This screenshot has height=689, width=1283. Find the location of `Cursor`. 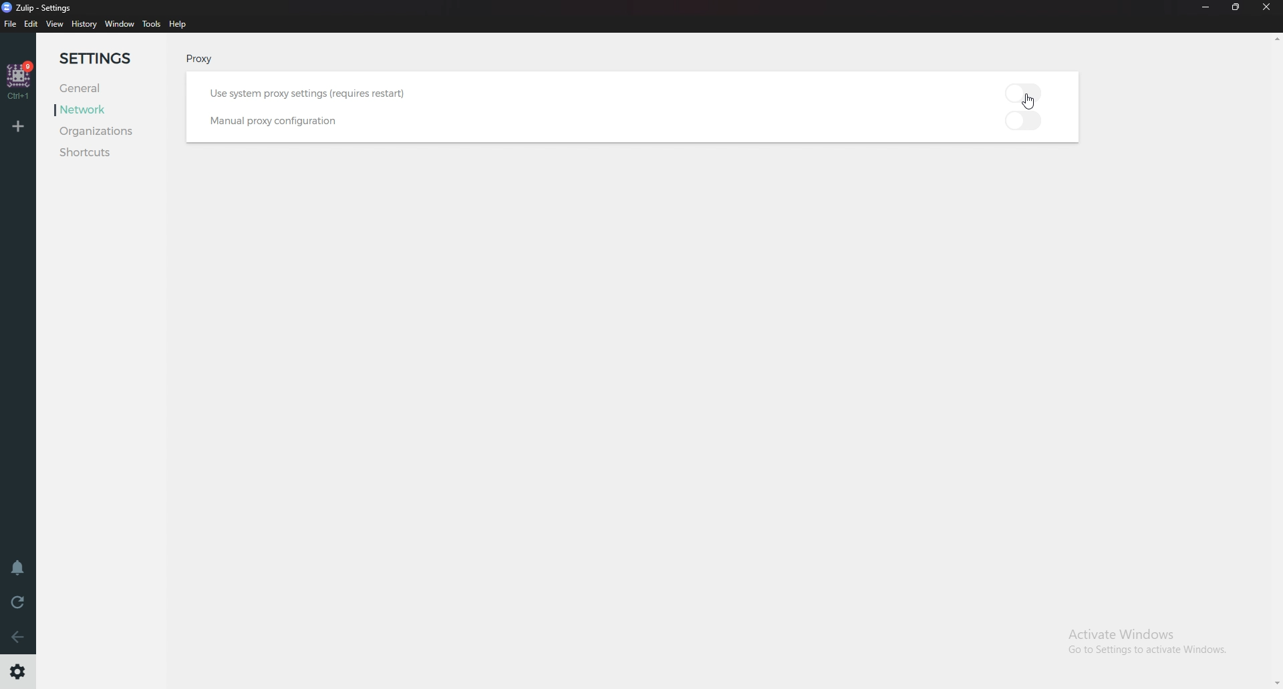

Cursor is located at coordinates (1031, 104).